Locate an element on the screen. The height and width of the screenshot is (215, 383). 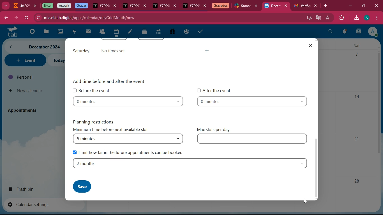
search is located at coordinates (331, 32).